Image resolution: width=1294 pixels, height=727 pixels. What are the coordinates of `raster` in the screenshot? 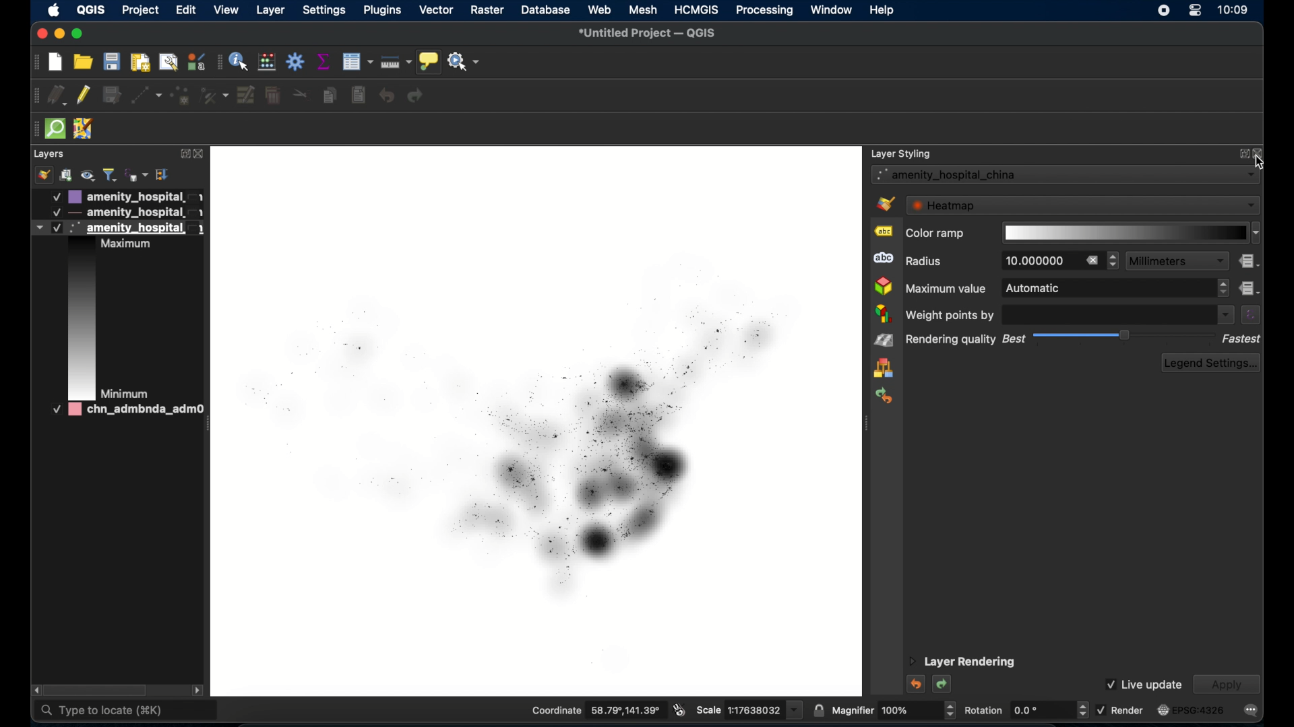 It's located at (487, 10).